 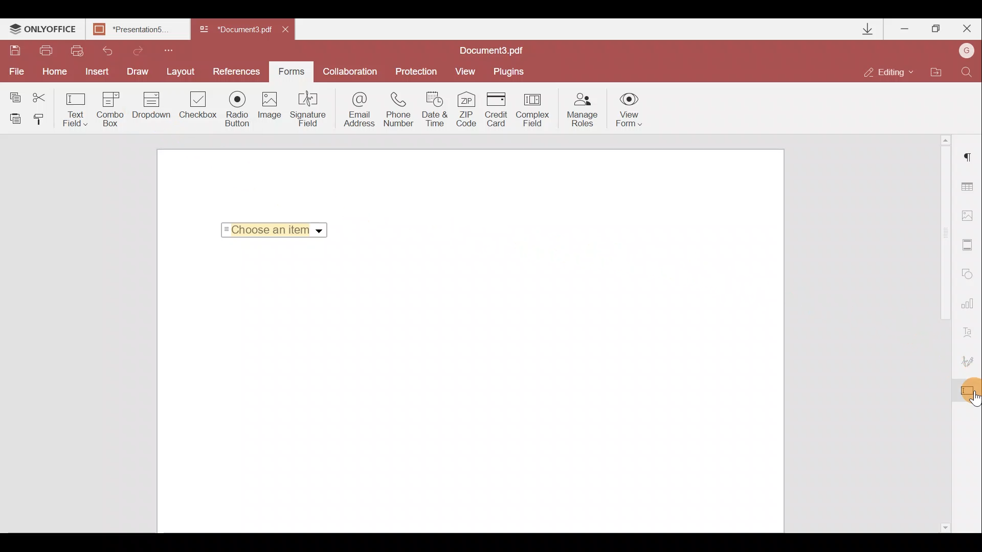 What do you see at coordinates (945, 139) in the screenshot?
I see `Scroll up` at bounding box center [945, 139].